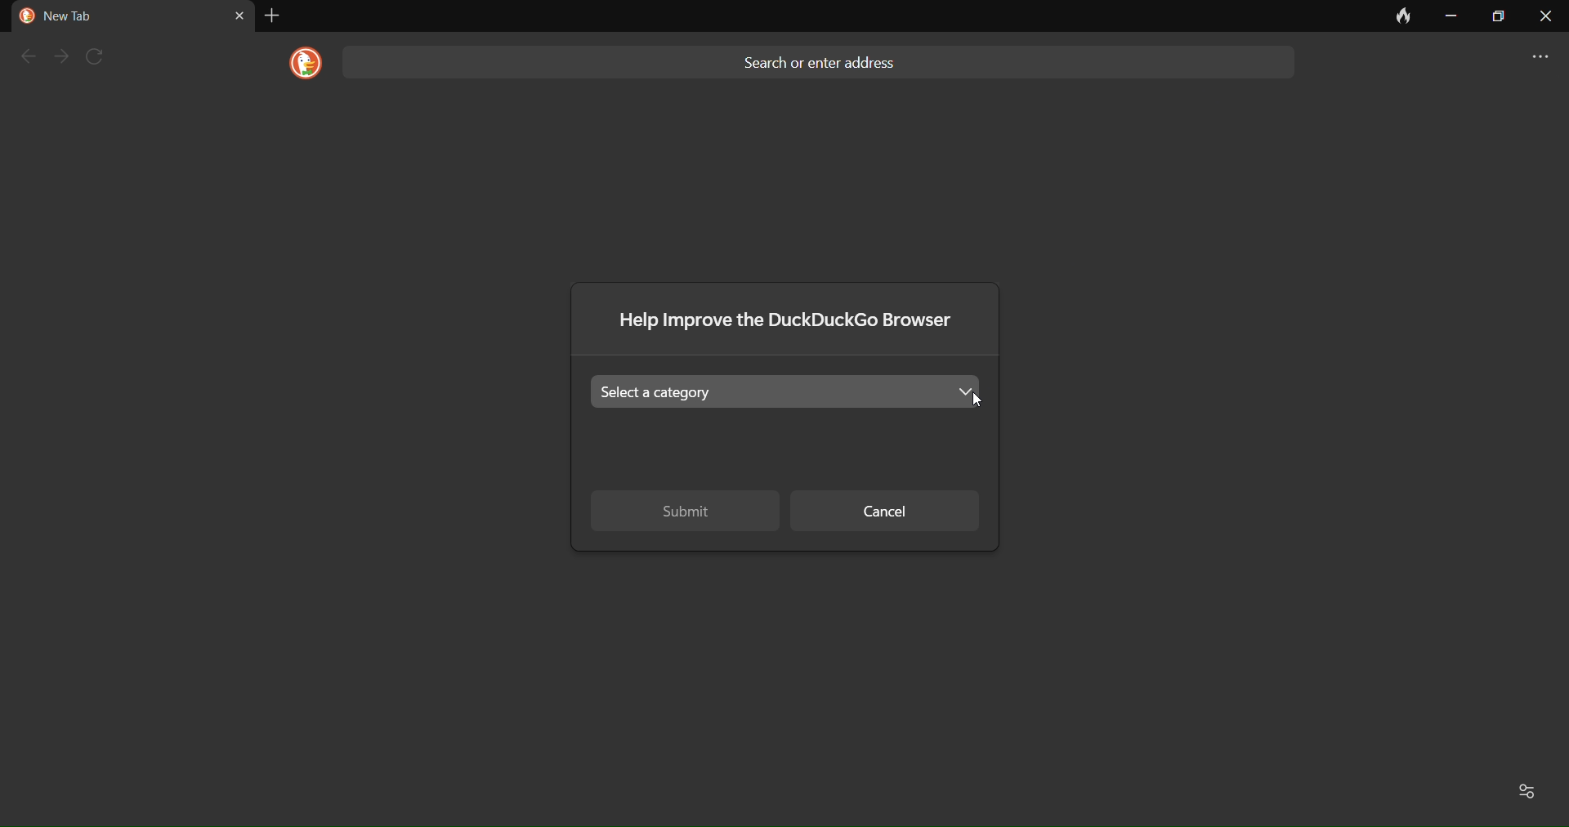  I want to click on cancel, so click(888, 509).